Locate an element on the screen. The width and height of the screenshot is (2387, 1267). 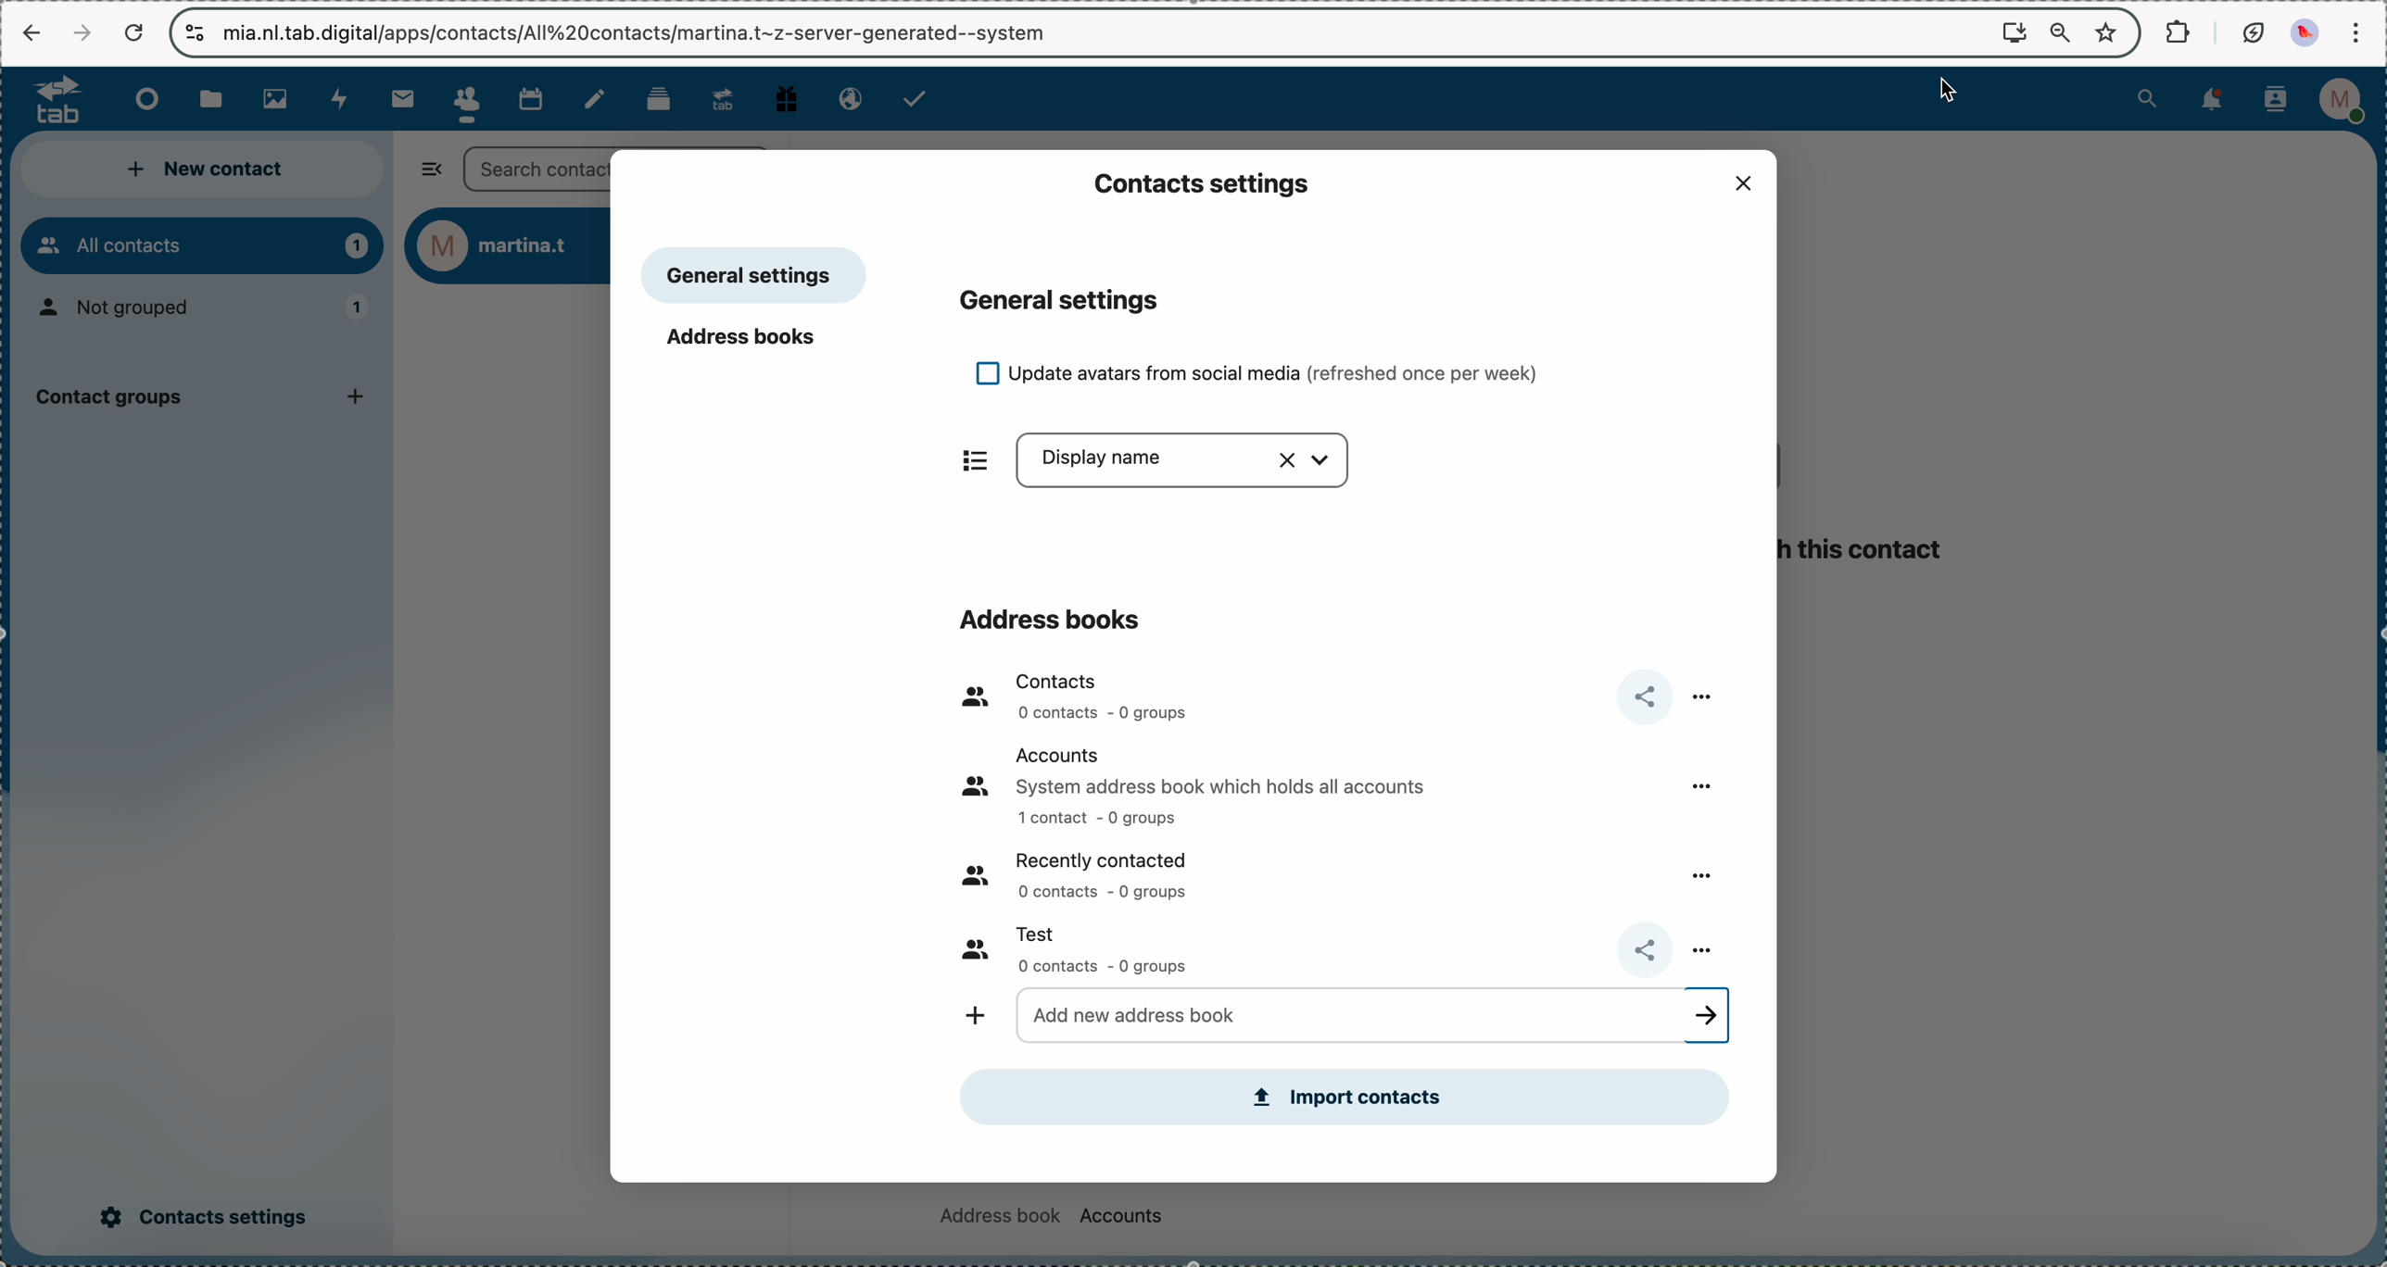
more options is located at coordinates (1699, 788).